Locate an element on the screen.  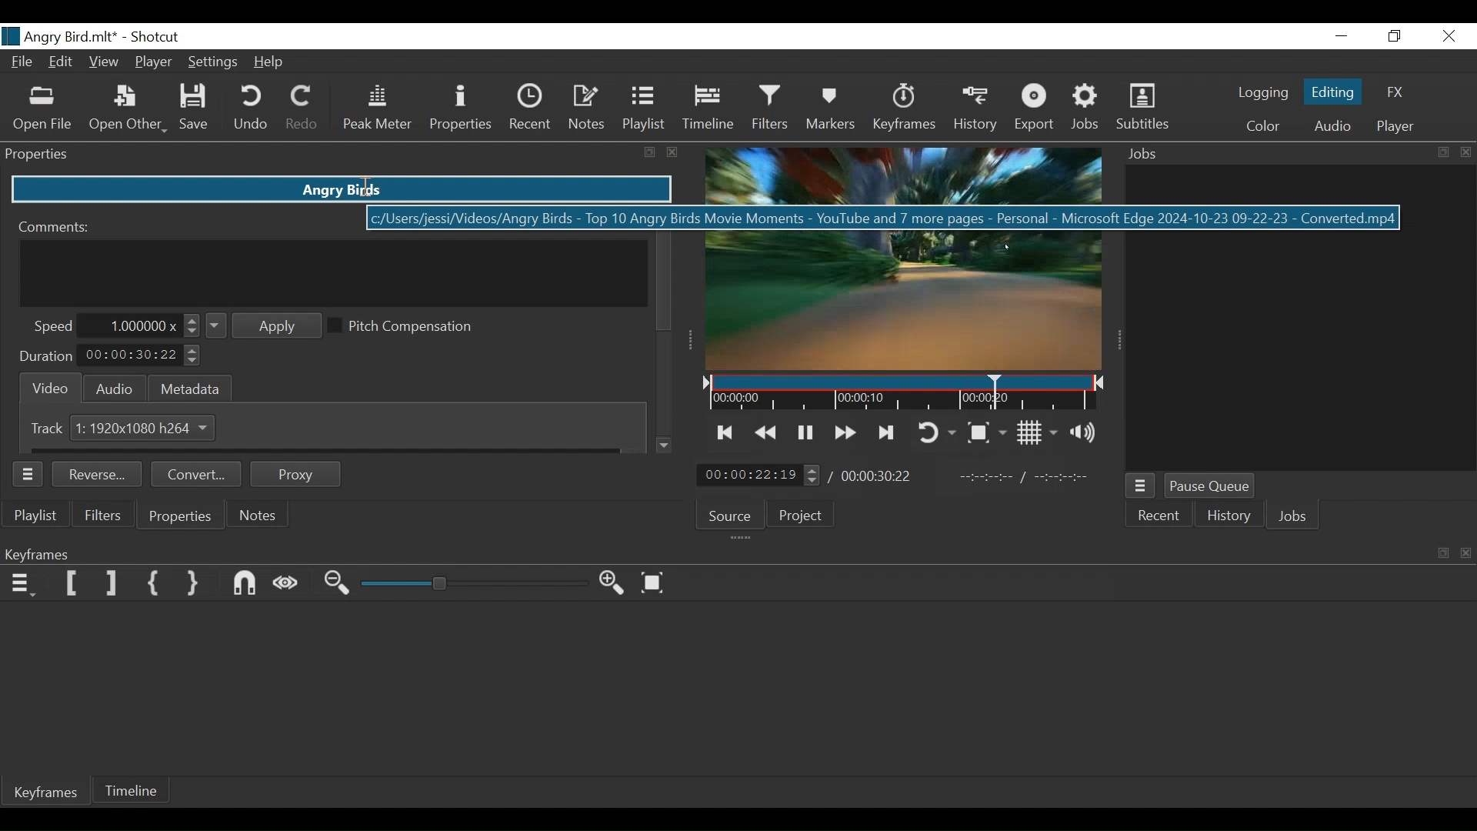
Video is located at coordinates (47, 386).